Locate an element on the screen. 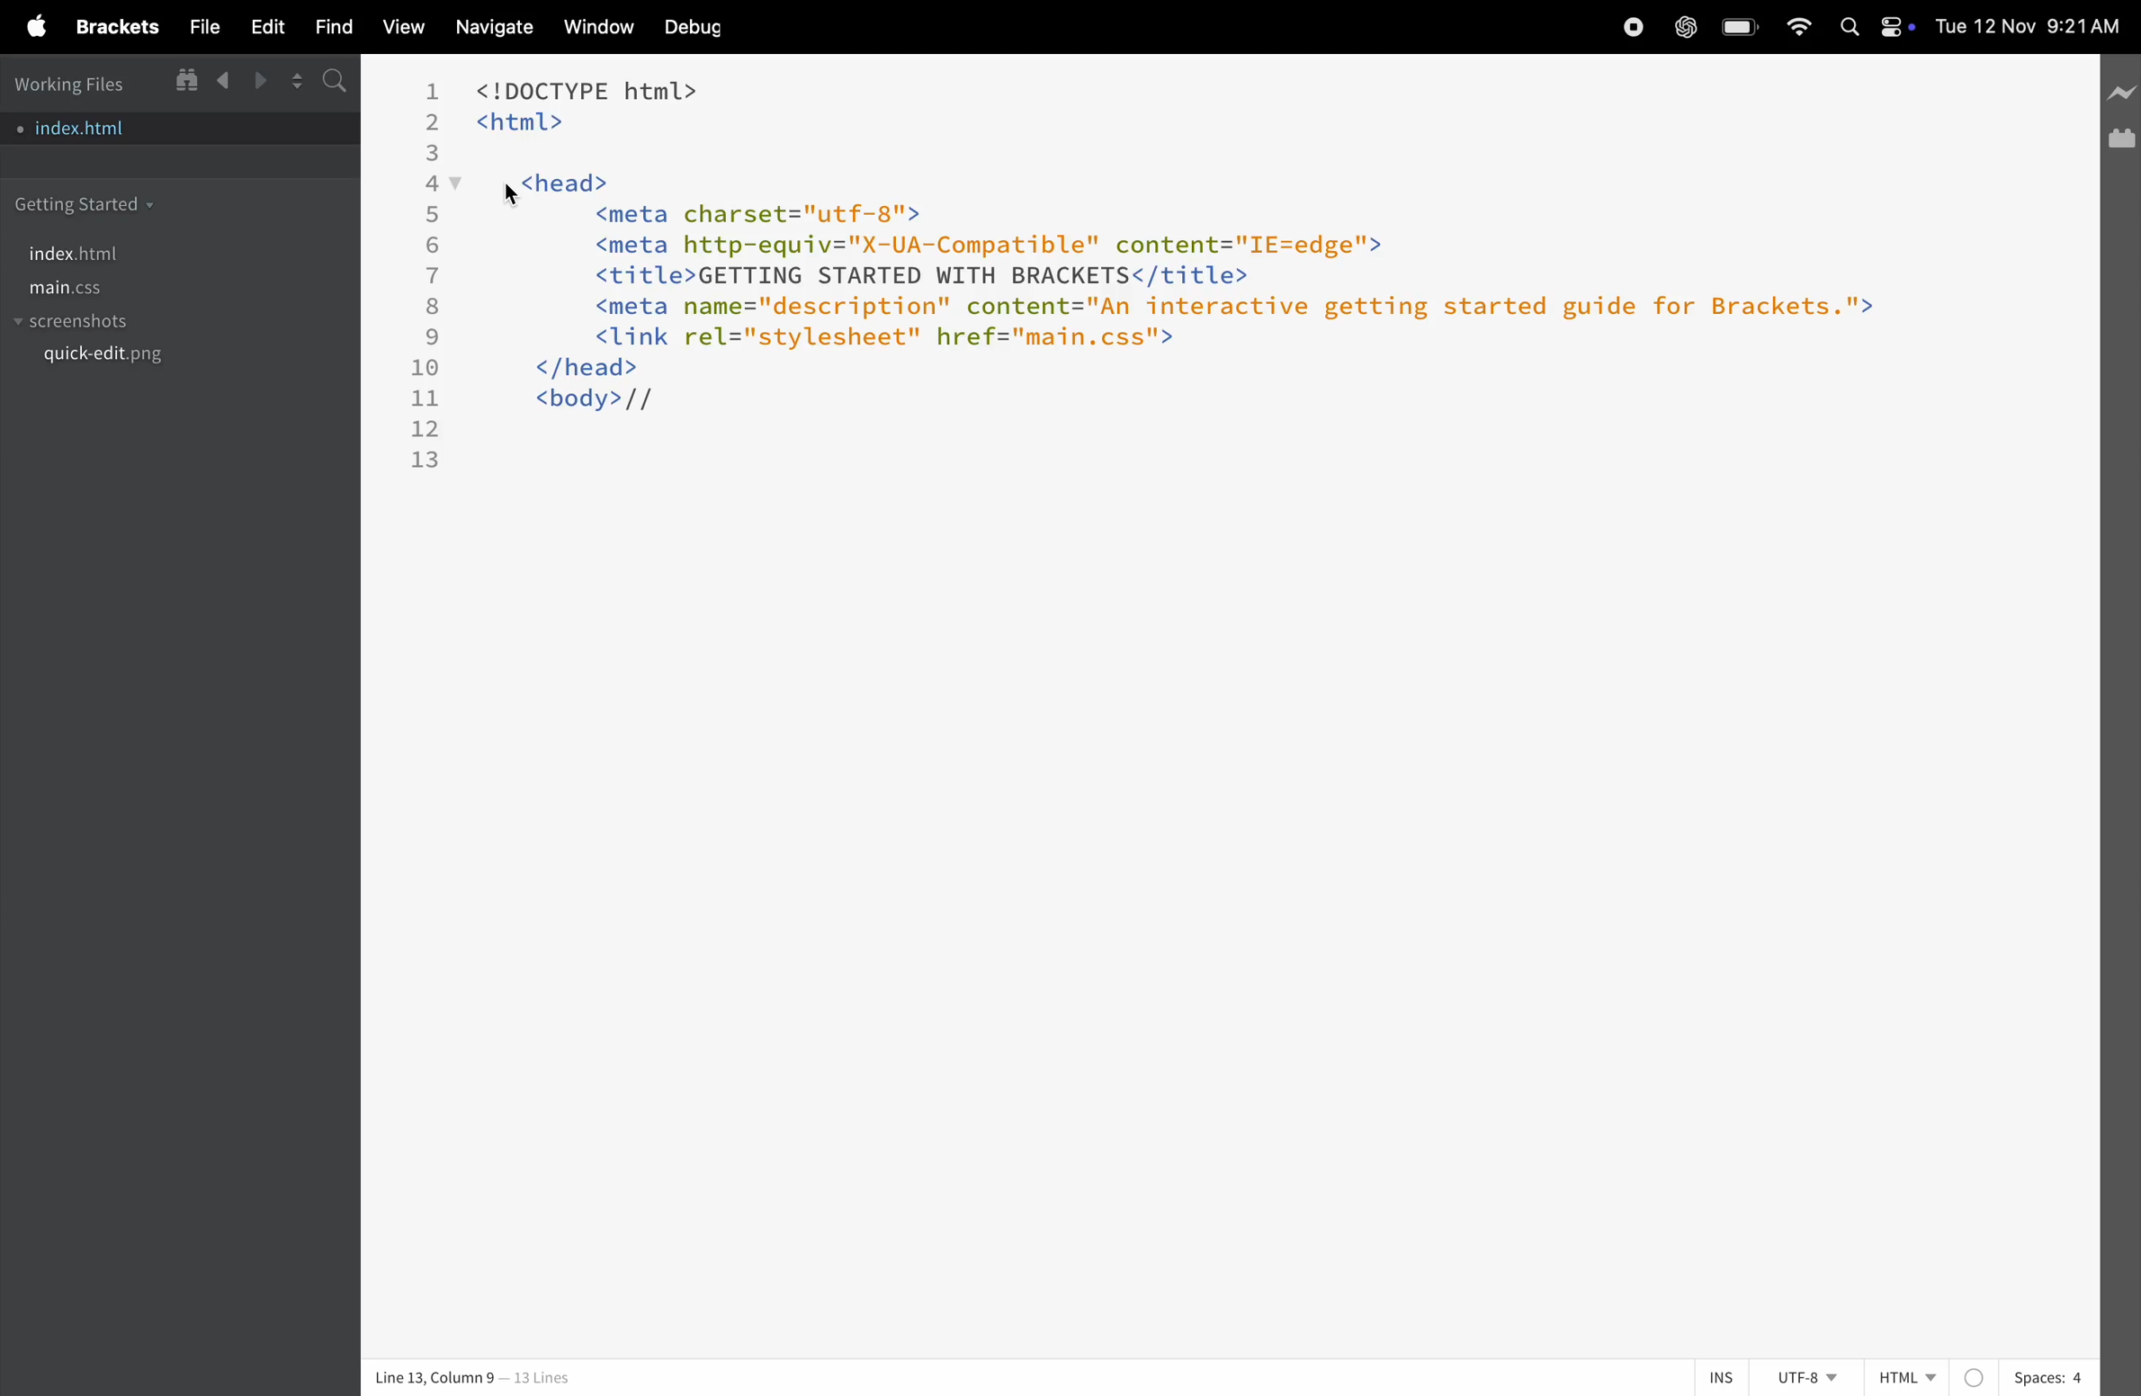 The height and width of the screenshot is (1396, 2141). record is located at coordinates (1630, 27).